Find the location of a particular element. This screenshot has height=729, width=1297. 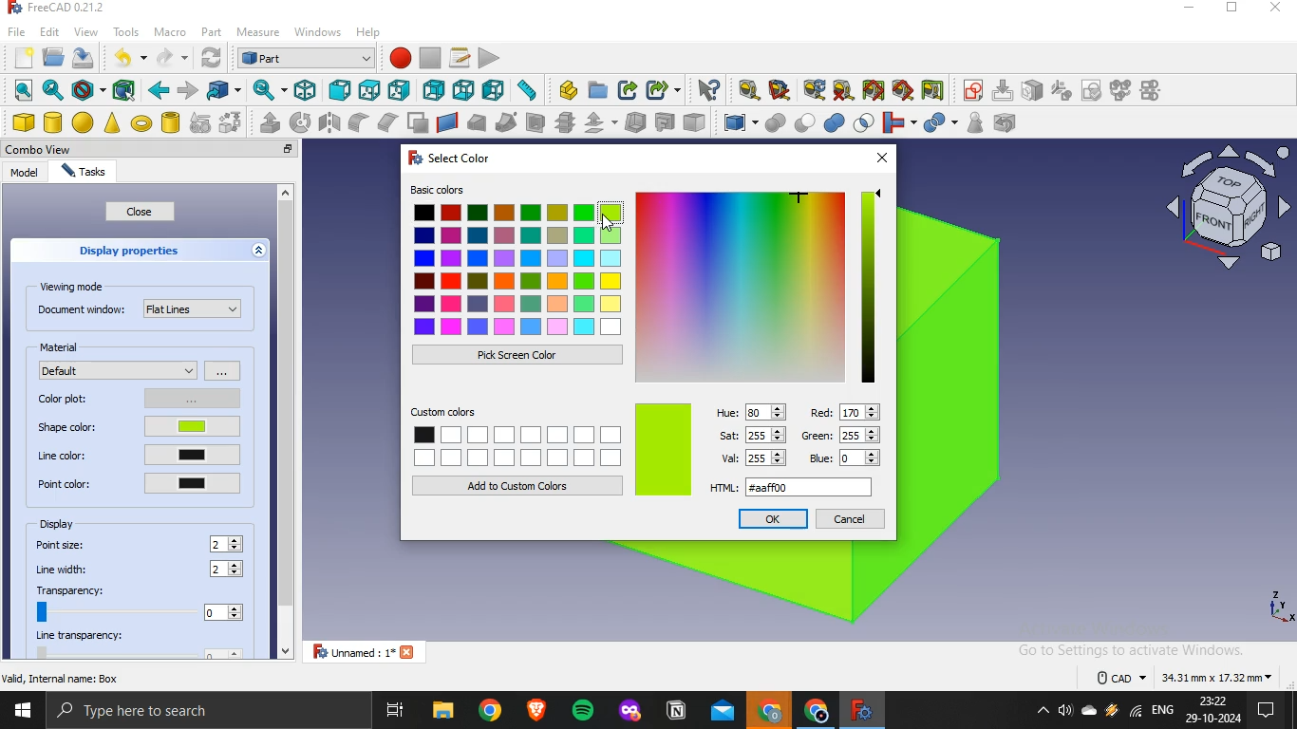

show hidden icons is located at coordinates (1039, 712).